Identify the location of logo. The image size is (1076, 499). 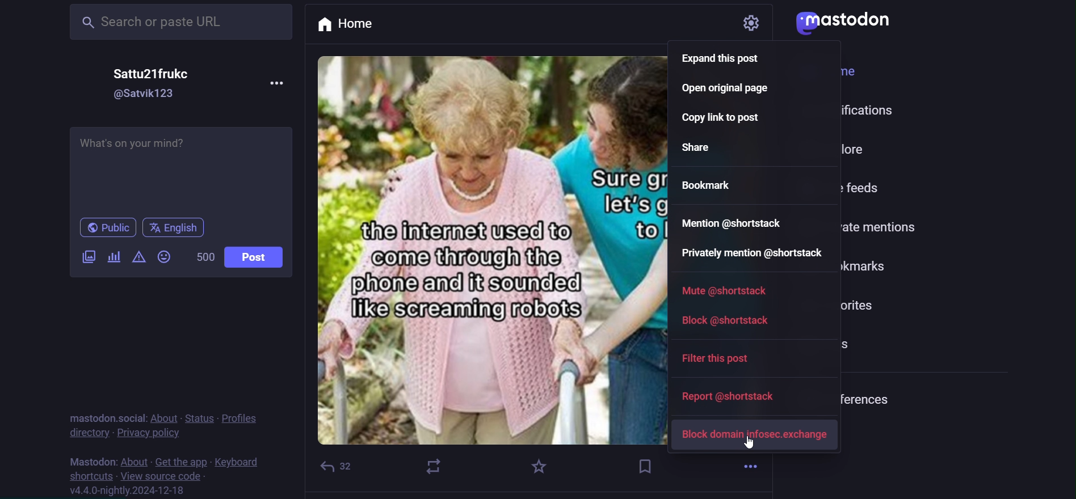
(843, 22).